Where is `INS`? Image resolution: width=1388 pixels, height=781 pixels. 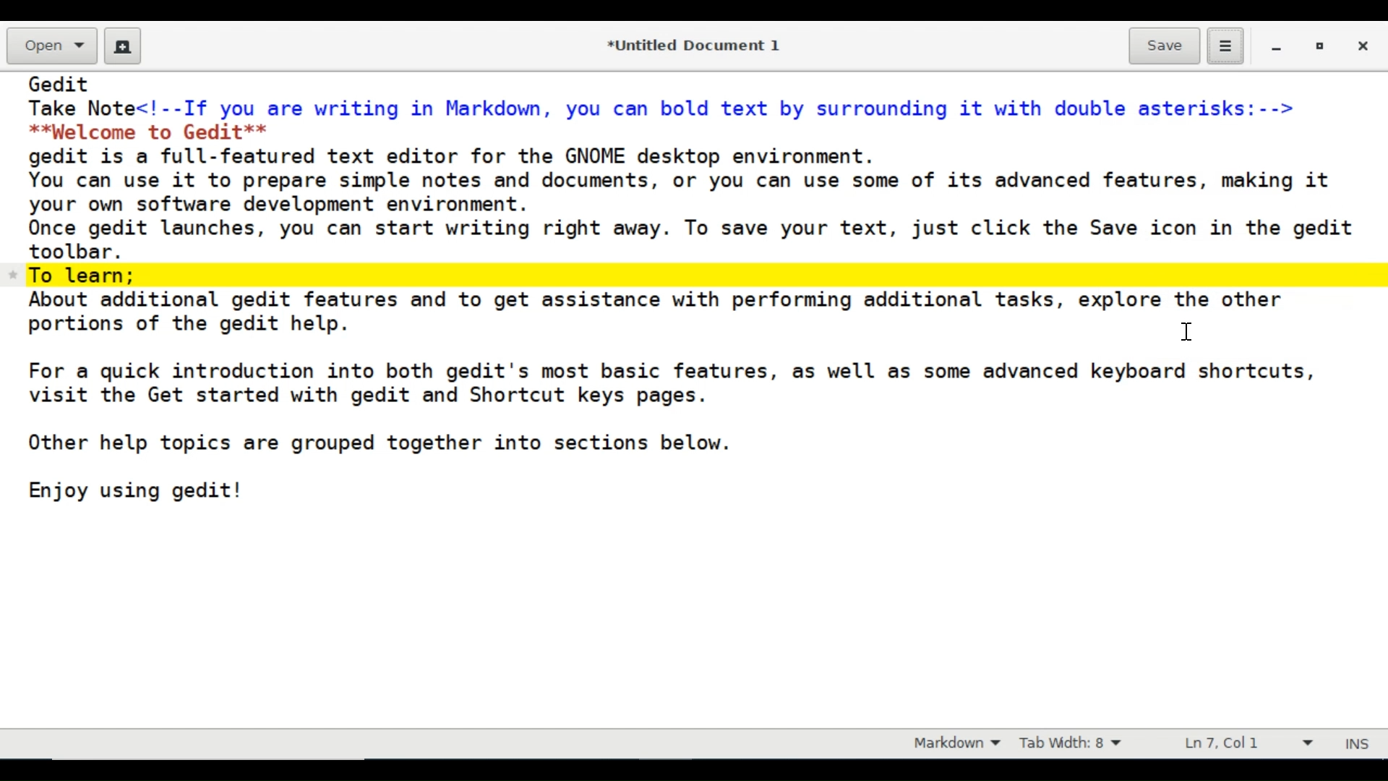
INS is located at coordinates (1359, 745).